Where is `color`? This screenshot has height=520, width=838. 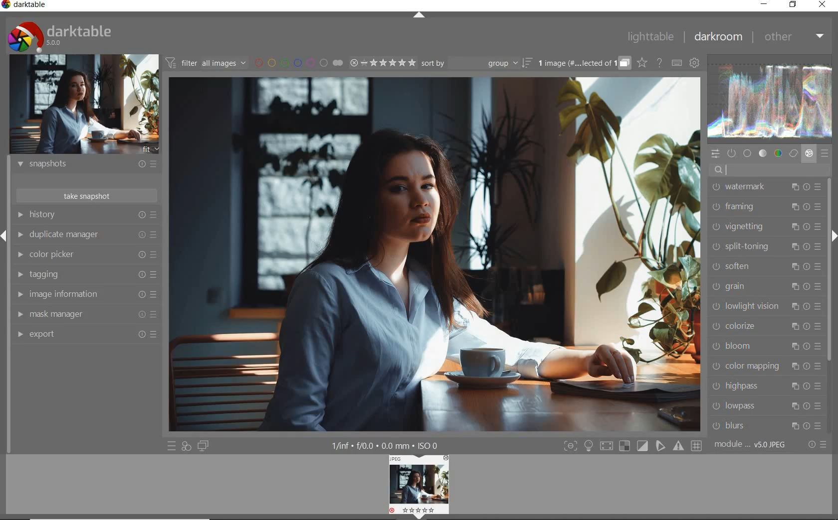 color is located at coordinates (779, 153).